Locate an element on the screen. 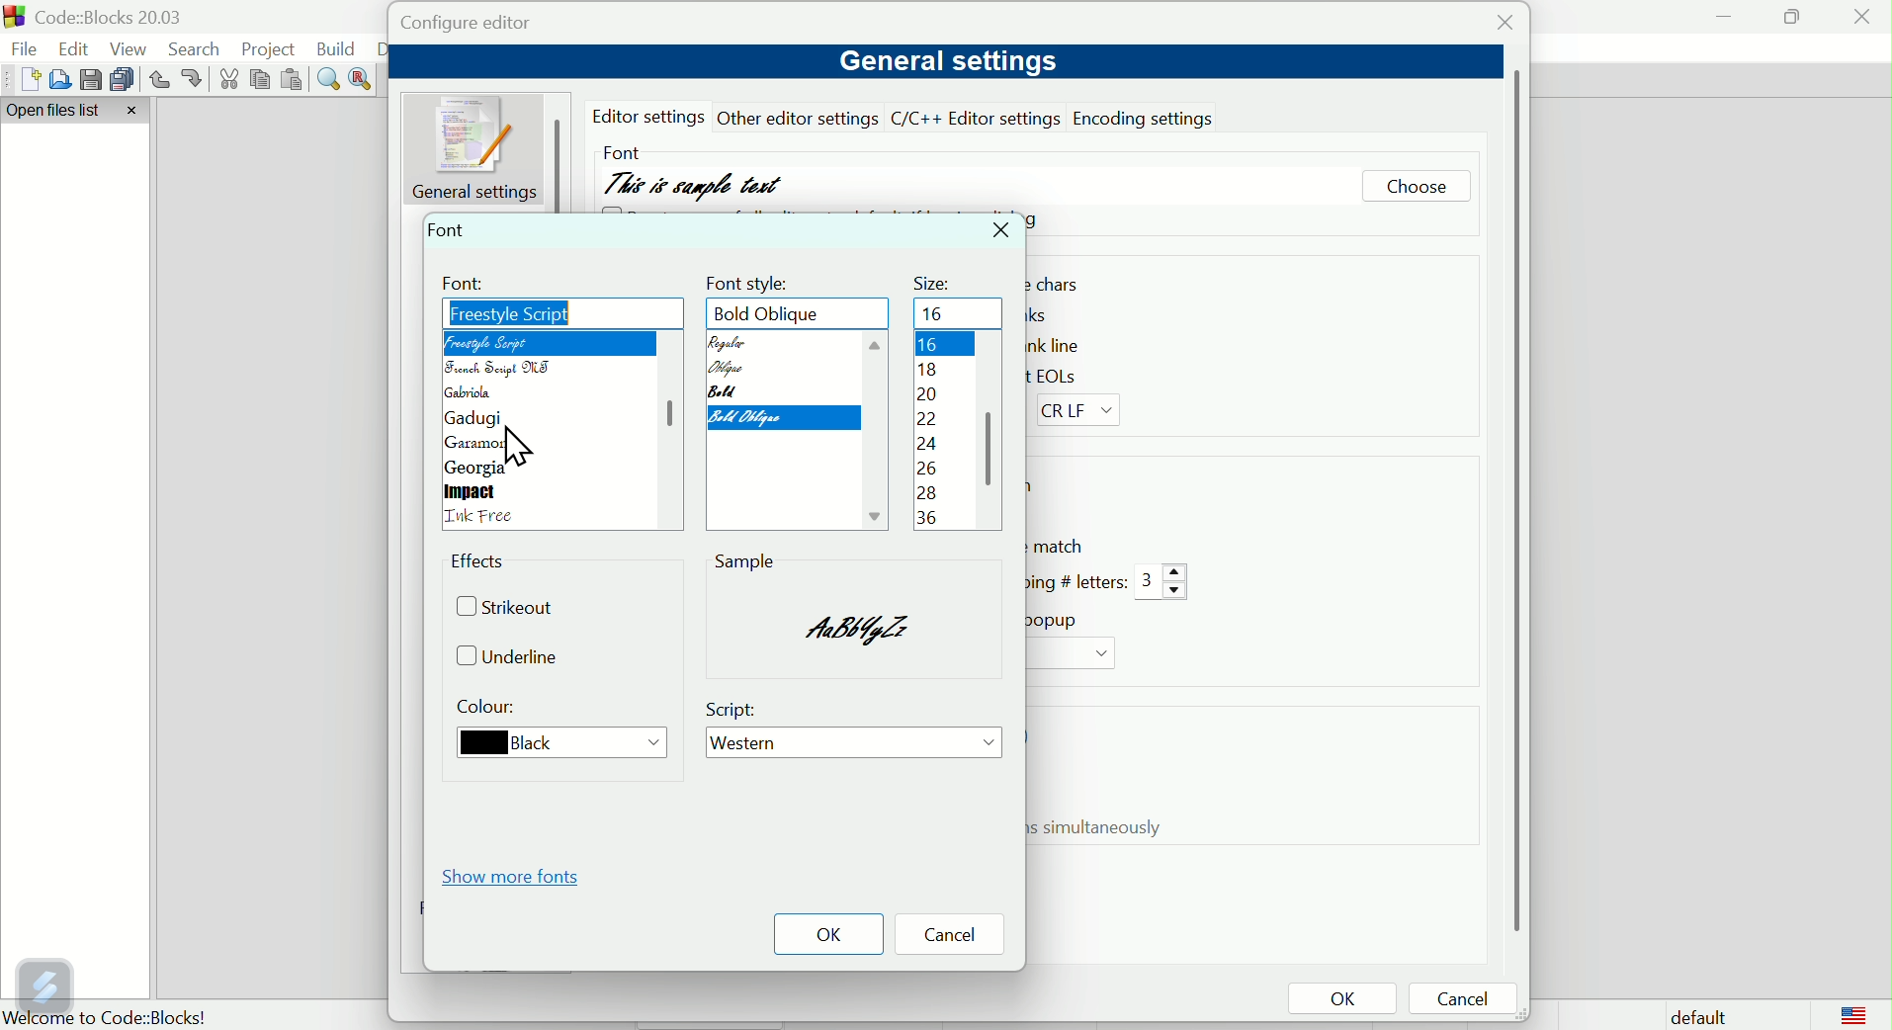 The width and height of the screenshot is (1892, 1030). other editor settings is located at coordinates (800, 118).